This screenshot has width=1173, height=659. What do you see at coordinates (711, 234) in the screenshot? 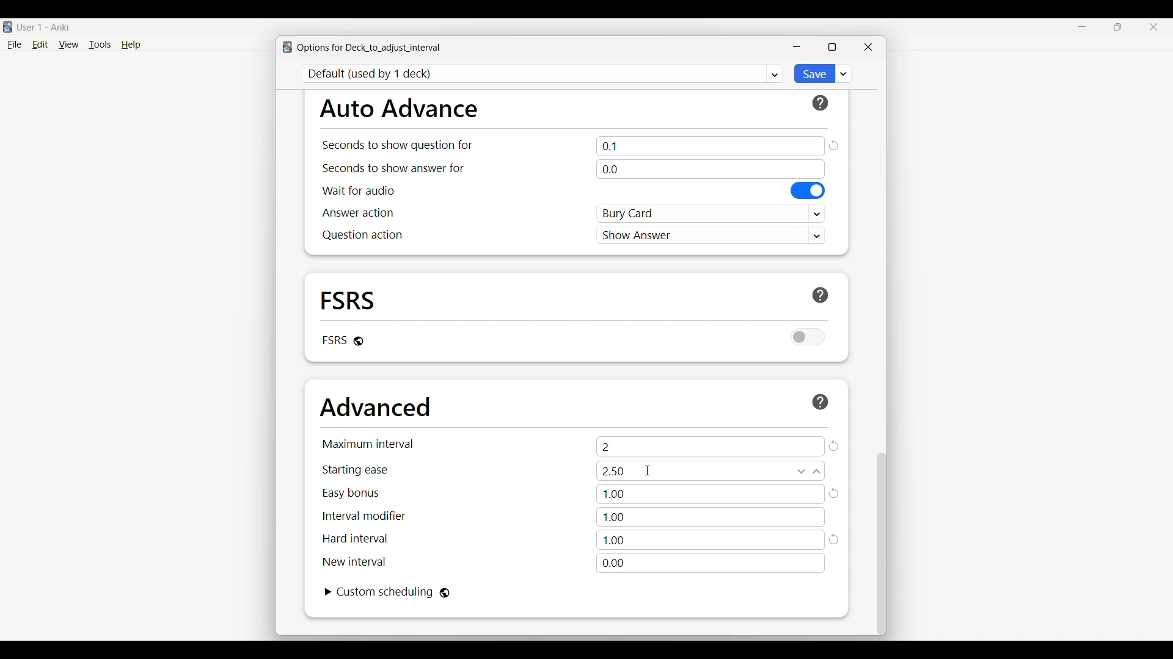
I see `Show Answer` at bounding box center [711, 234].